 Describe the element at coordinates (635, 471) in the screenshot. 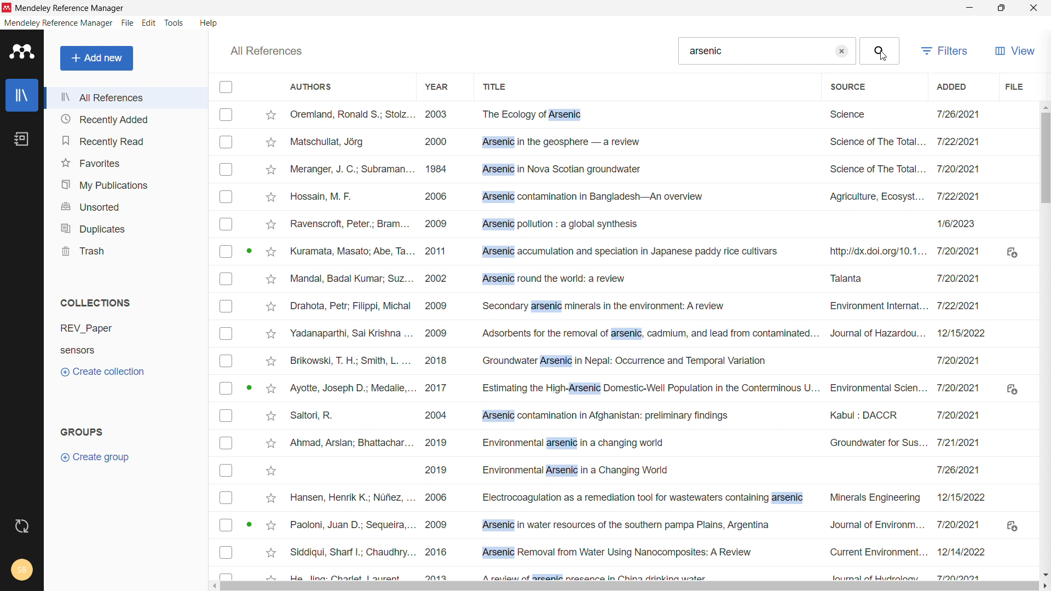

I see `2019 Environmental Arsenic in a Changing World 7126/2021` at that location.